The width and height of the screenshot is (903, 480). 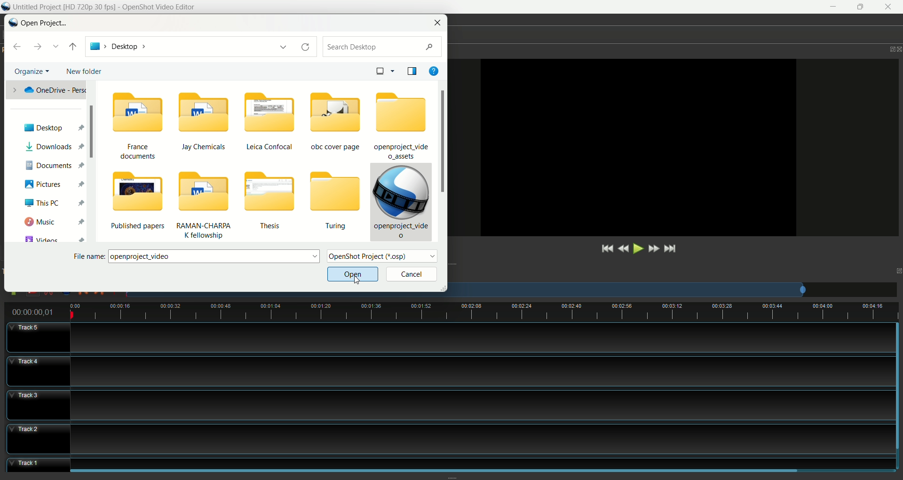 I want to click on Published papers, so click(x=139, y=204).